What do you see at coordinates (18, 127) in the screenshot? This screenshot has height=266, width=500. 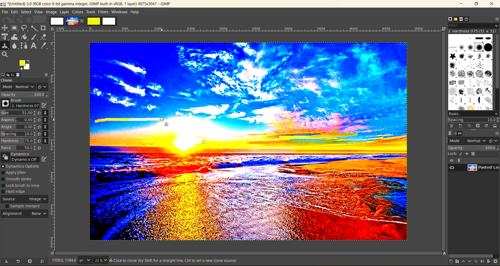 I see `Angle 0.00` at bounding box center [18, 127].